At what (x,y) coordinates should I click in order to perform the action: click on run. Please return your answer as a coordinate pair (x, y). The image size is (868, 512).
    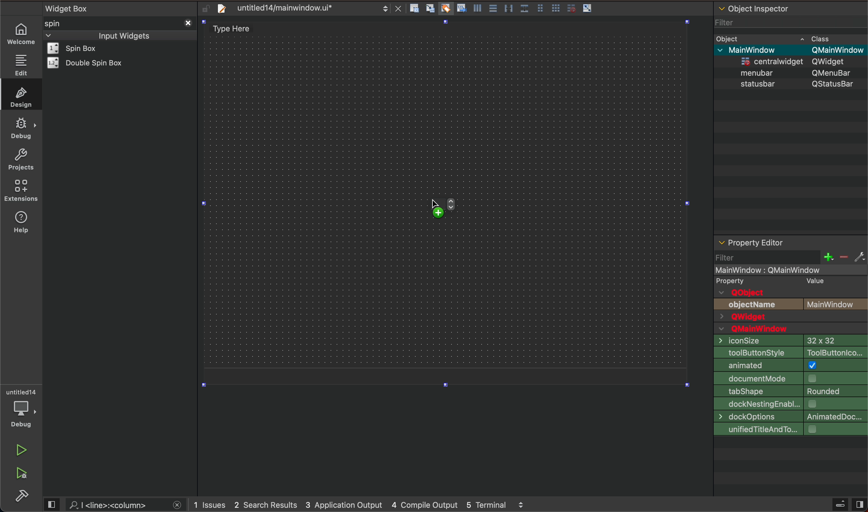
    Looking at the image, I should click on (20, 450).